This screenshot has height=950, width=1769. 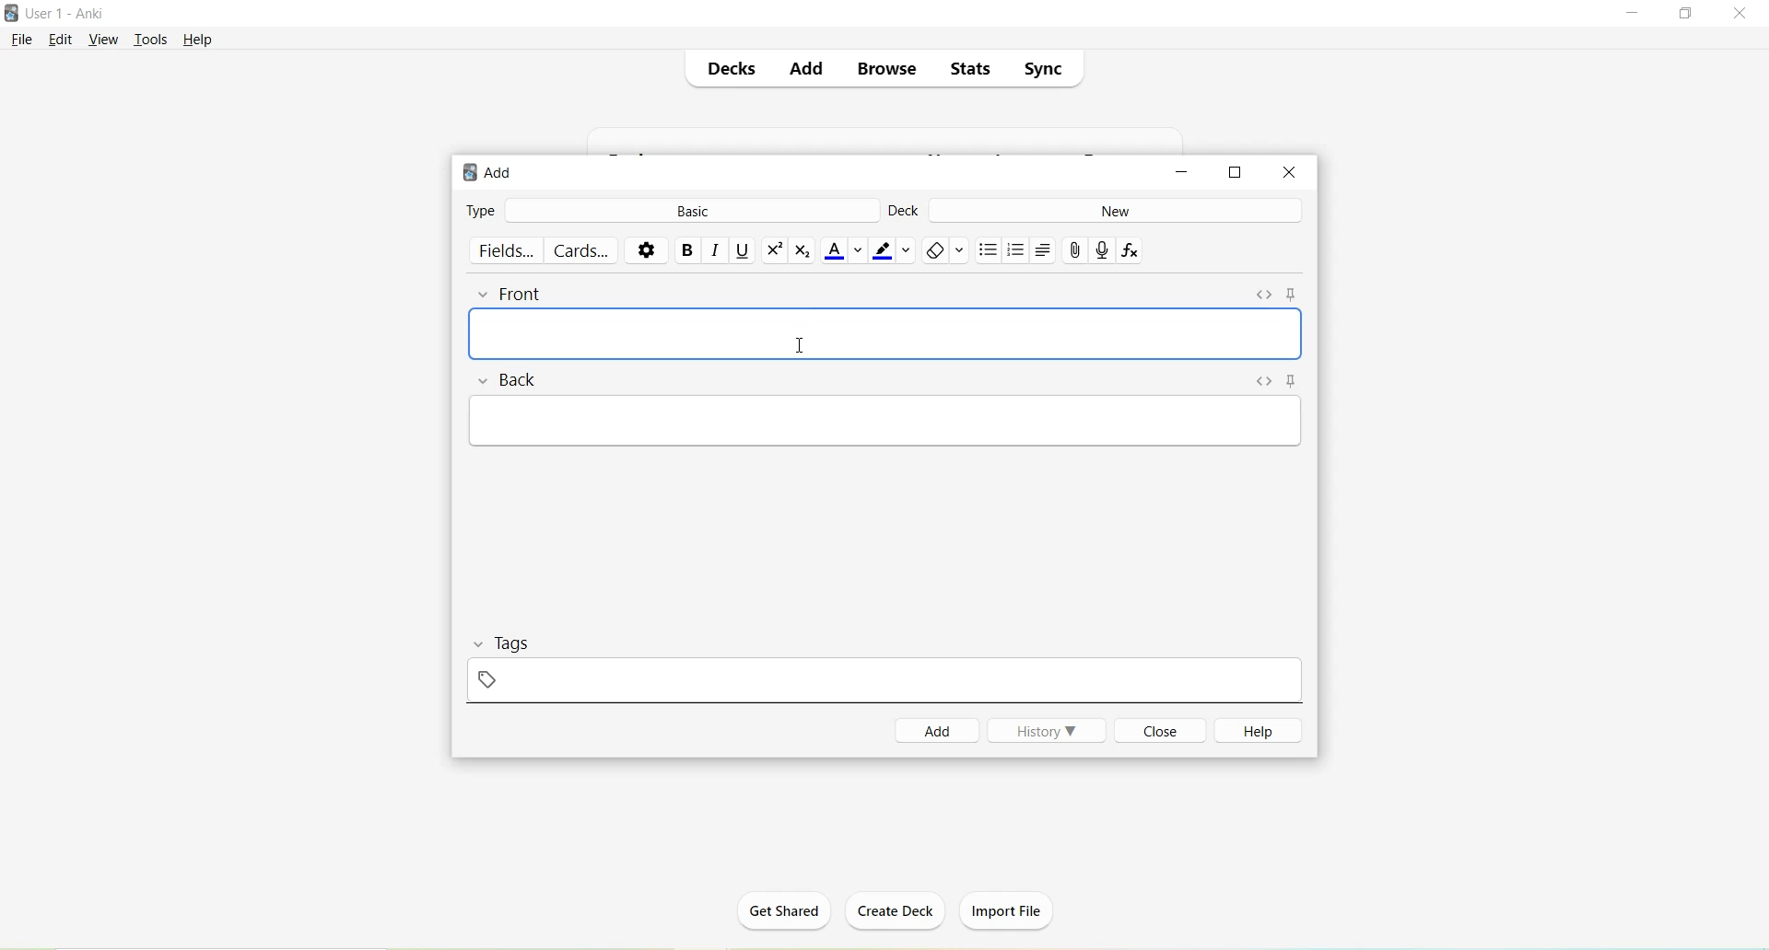 I want to click on View, so click(x=104, y=41).